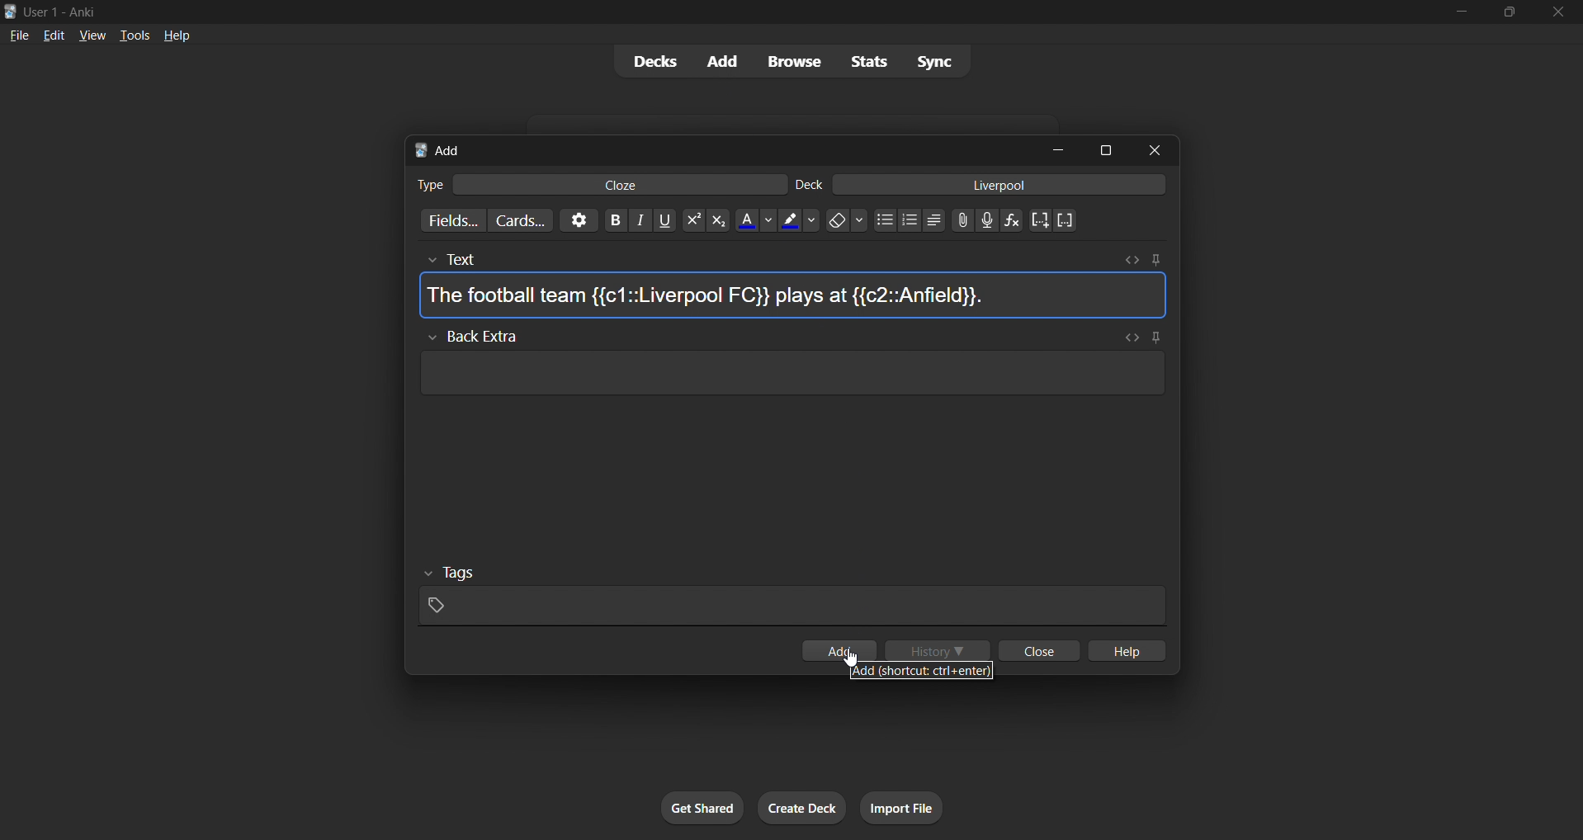 The width and height of the screenshot is (1583, 840). What do you see at coordinates (1157, 336) in the screenshot?
I see `toggle sticky` at bounding box center [1157, 336].